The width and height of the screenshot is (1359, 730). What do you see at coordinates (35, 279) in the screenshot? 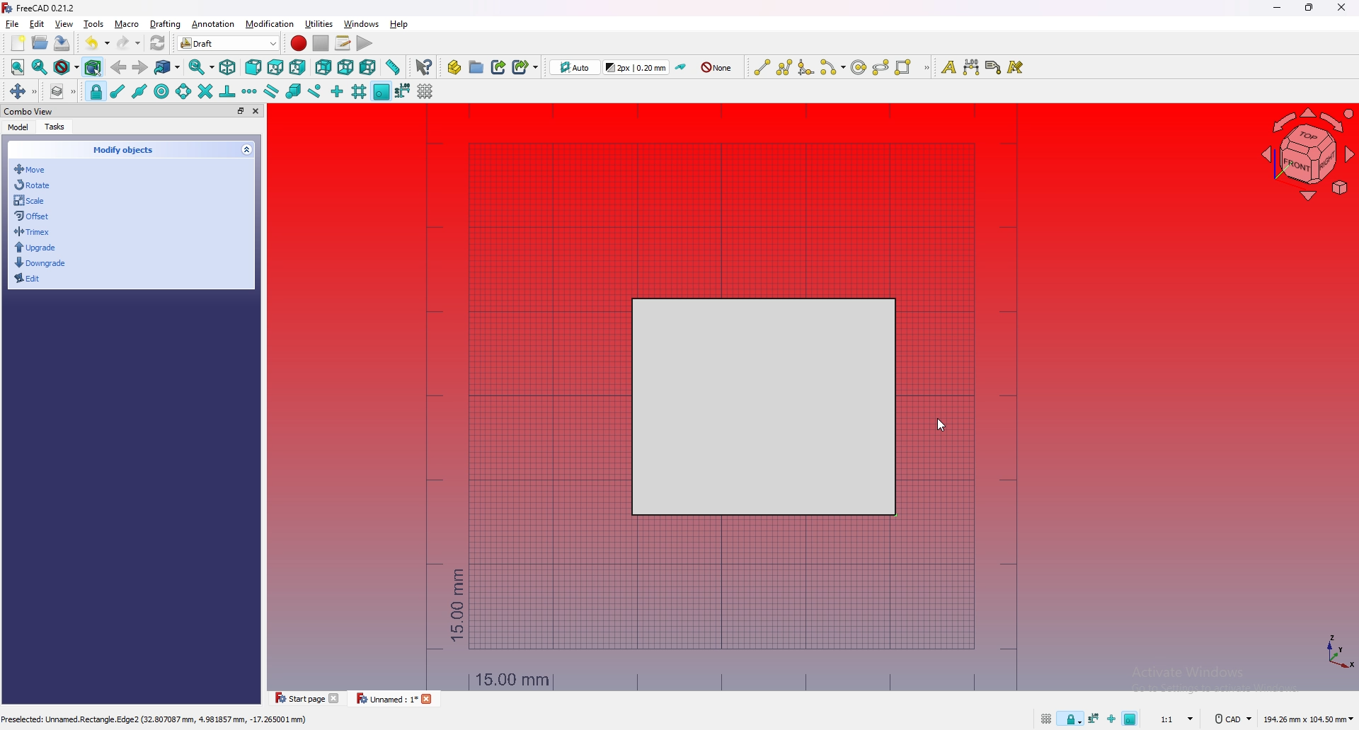
I see `edit` at bounding box center [35, 279].